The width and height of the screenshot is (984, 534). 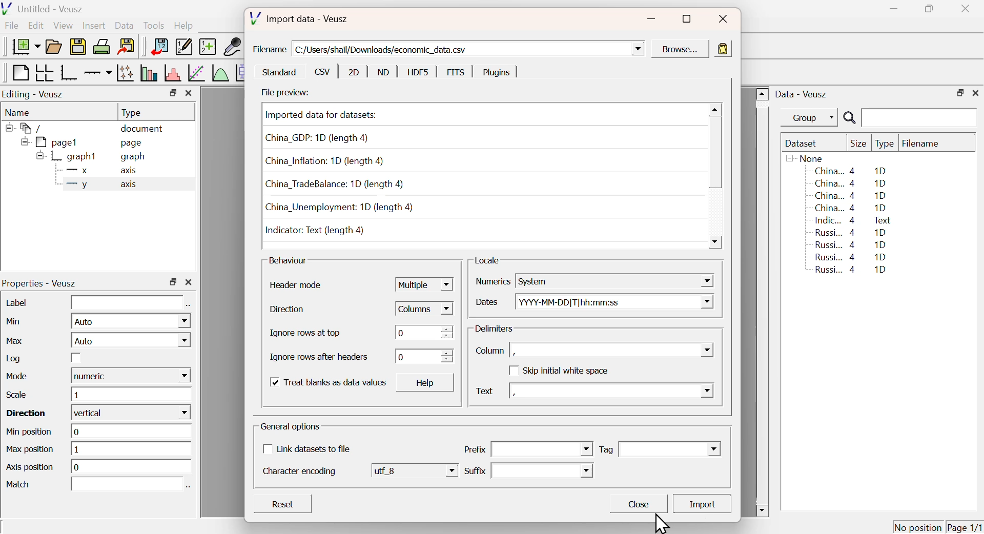 I want to click on Match, so click(x=19, y=485).